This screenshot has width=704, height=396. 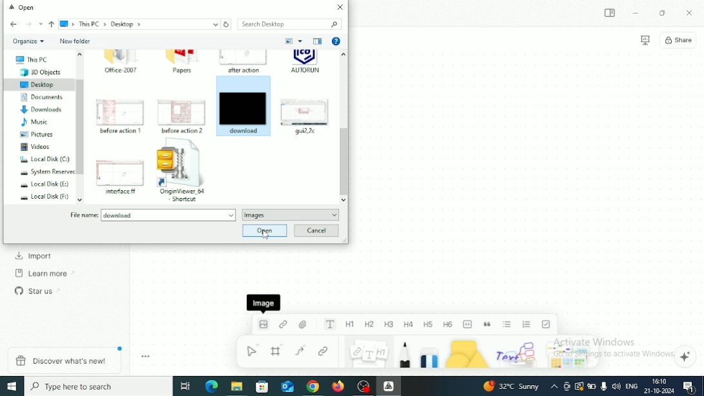 I want to click on interface ff, so click(x=121, y=177).